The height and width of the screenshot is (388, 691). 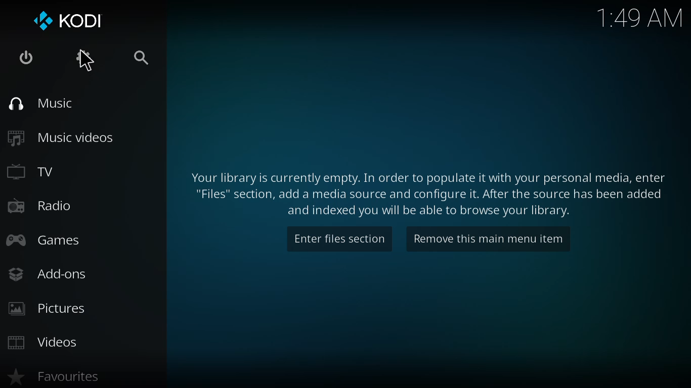 I want to click on settings, so click(x=82, y=57).